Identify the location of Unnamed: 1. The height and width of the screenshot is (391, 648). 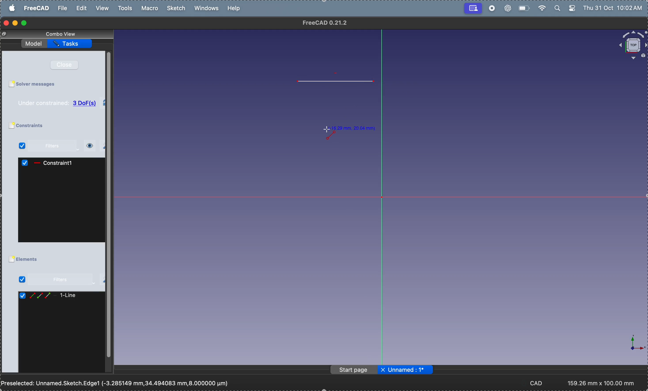
(411, 370).